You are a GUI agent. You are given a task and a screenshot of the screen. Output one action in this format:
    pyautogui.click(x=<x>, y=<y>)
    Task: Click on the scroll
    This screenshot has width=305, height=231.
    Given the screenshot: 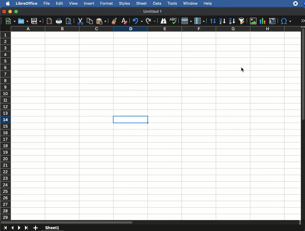 What is the action you would take?
    pyautogui.click(x=151, y=222)
    